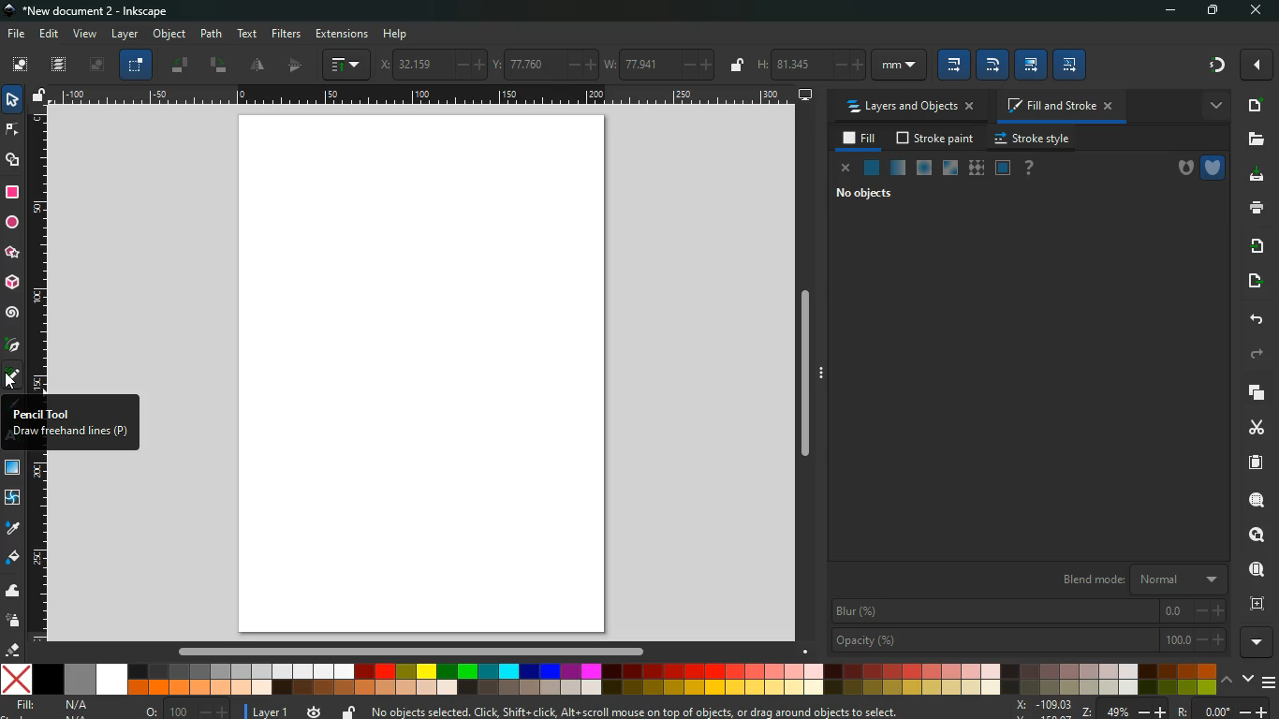  I want to click on forward, so click(1258, 355).